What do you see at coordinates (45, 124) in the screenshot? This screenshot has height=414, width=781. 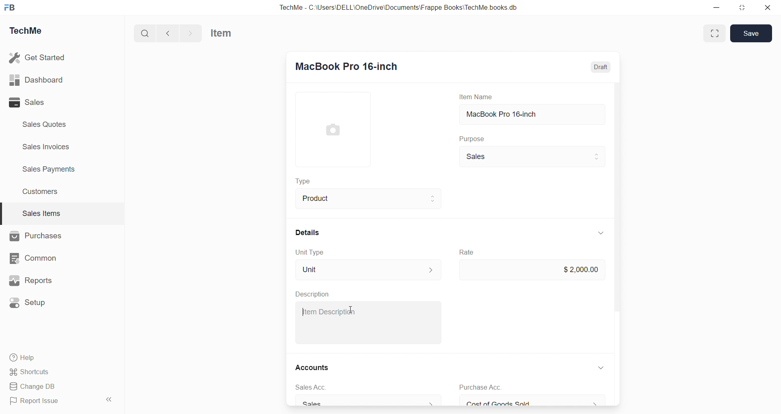 I see `Sales Quotes` at bounding box center [45, 124].